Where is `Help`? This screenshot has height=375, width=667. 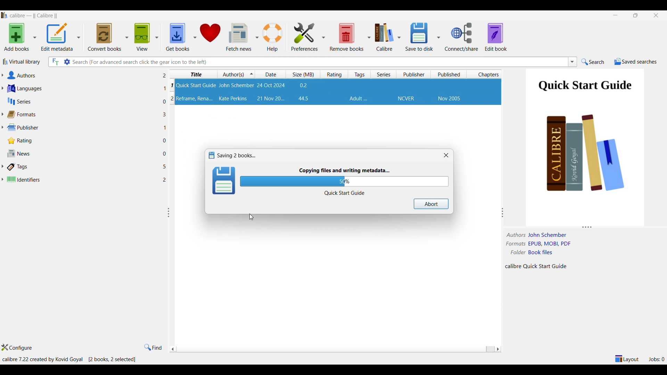
Help is located at coordinates (273, 37).